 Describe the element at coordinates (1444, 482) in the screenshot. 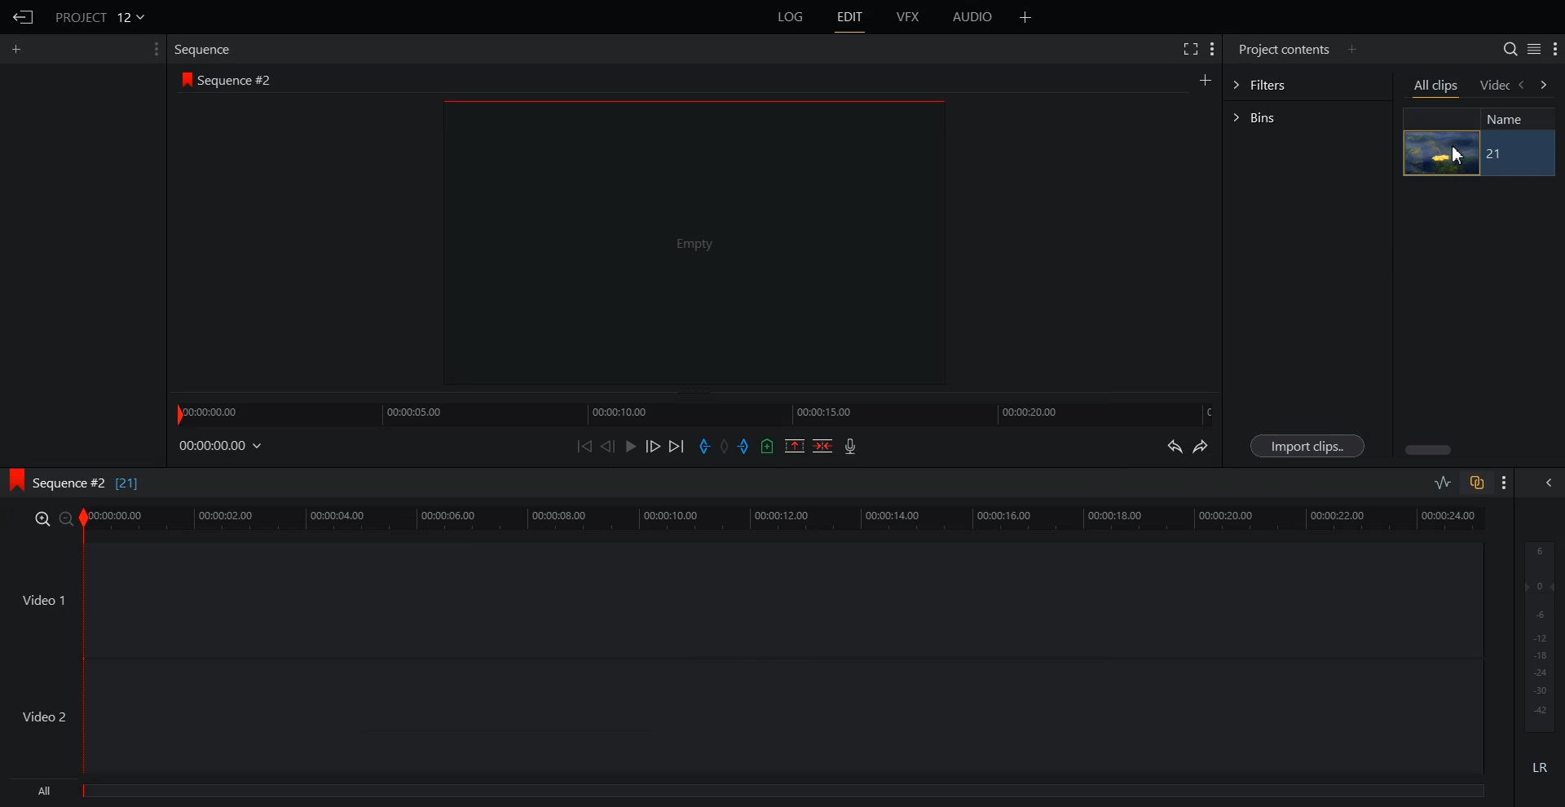

I see `Toggle Audio editing` at that location.